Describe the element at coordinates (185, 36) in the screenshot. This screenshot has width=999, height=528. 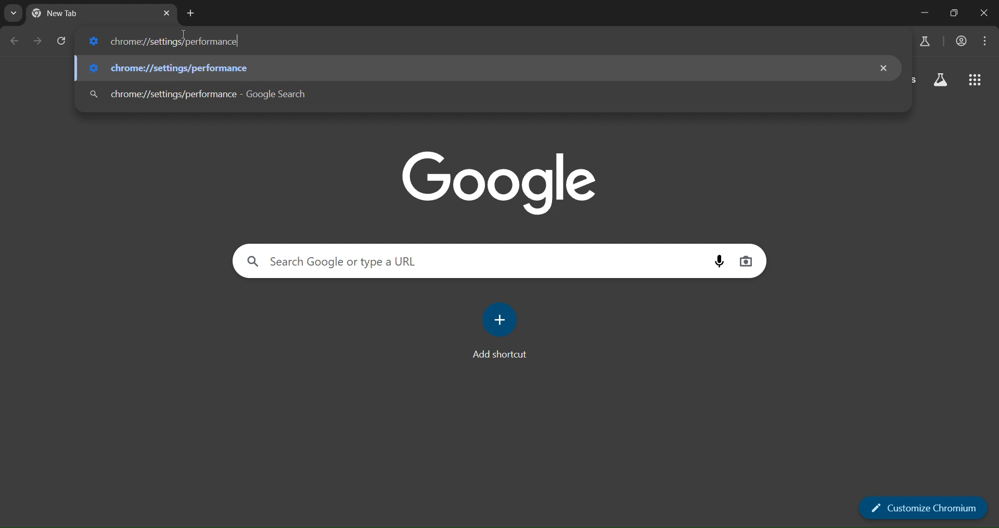
I see `cursor` at that location.